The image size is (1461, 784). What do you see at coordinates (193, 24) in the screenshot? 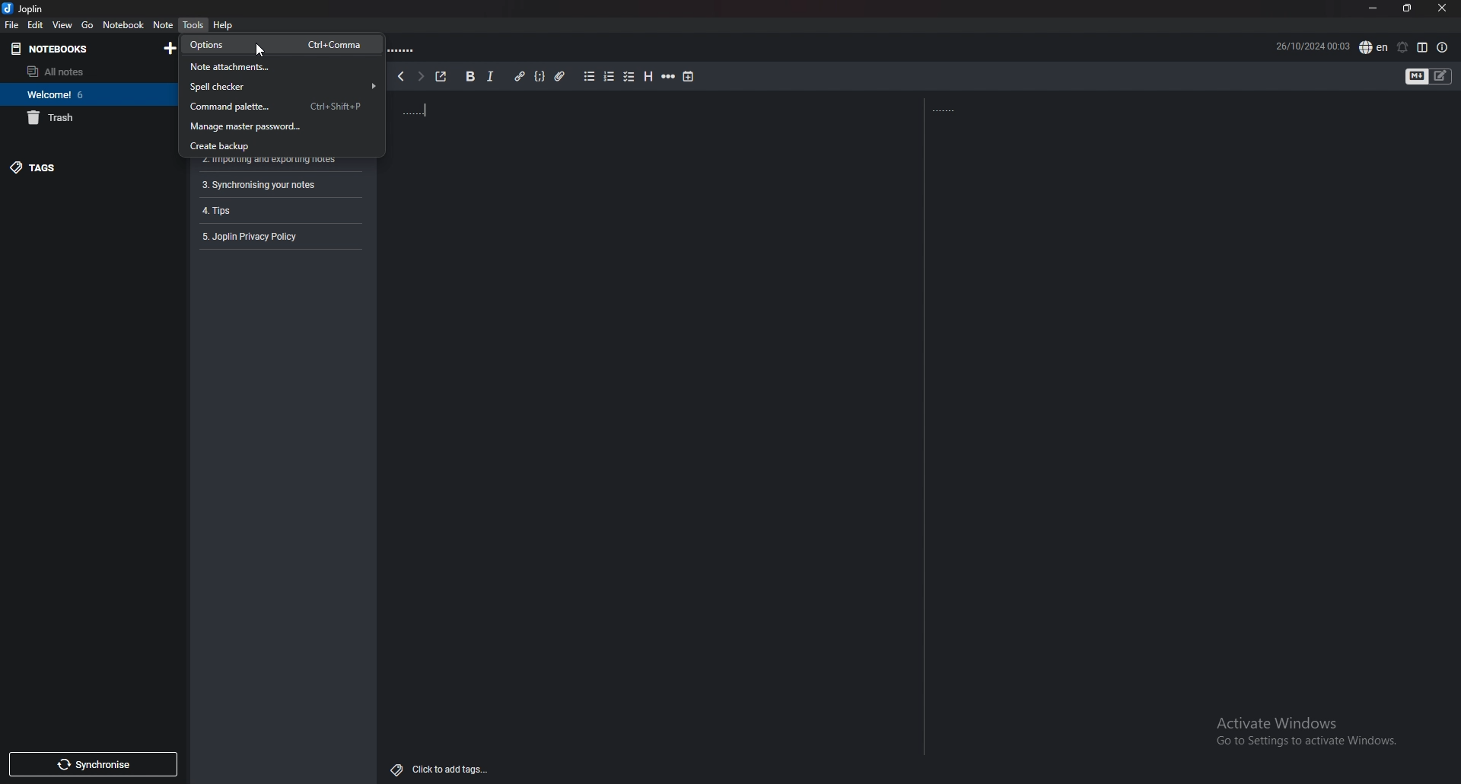
I see `tools` at bounding box center [193, 24].